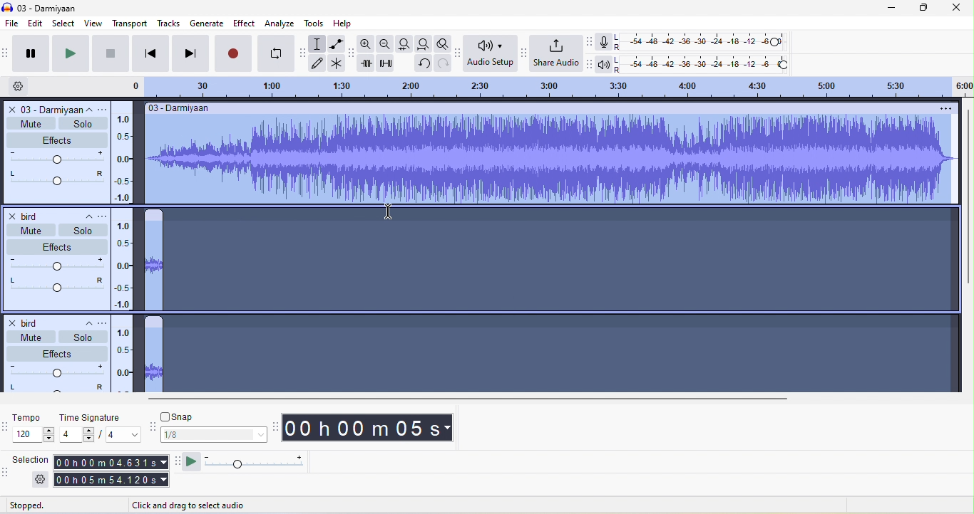 The width and height of the screenshot is (974, 514). What do you see at coordinates (525, 53) in the screenshot?
I see `audacity share audio` at bounding box center [525, 53].